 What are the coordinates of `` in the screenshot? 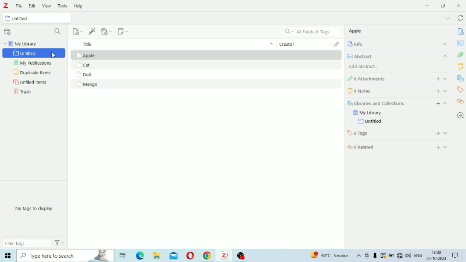 It's located at (327, 255).